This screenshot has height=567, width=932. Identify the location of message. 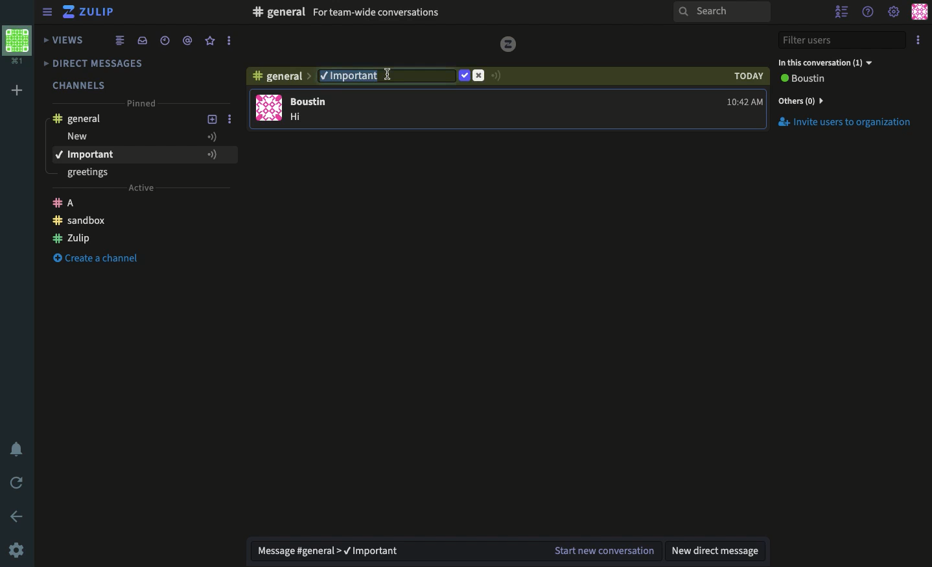
(299, 118).